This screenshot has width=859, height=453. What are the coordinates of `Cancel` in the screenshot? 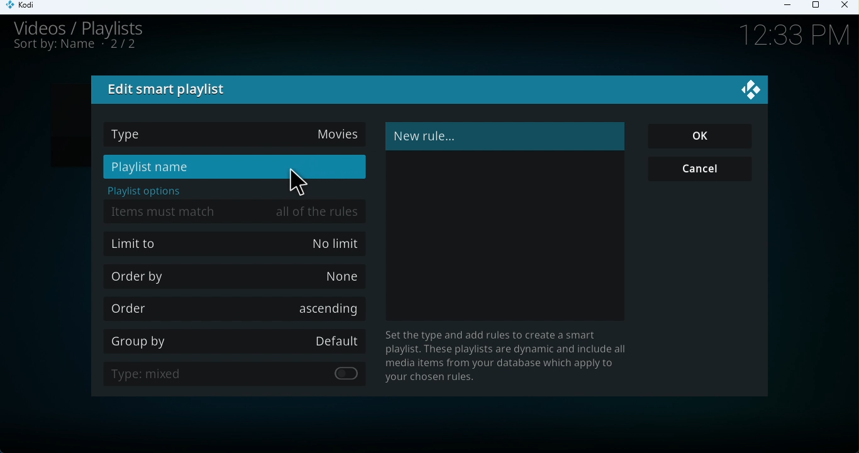 It's located at (706, 171).